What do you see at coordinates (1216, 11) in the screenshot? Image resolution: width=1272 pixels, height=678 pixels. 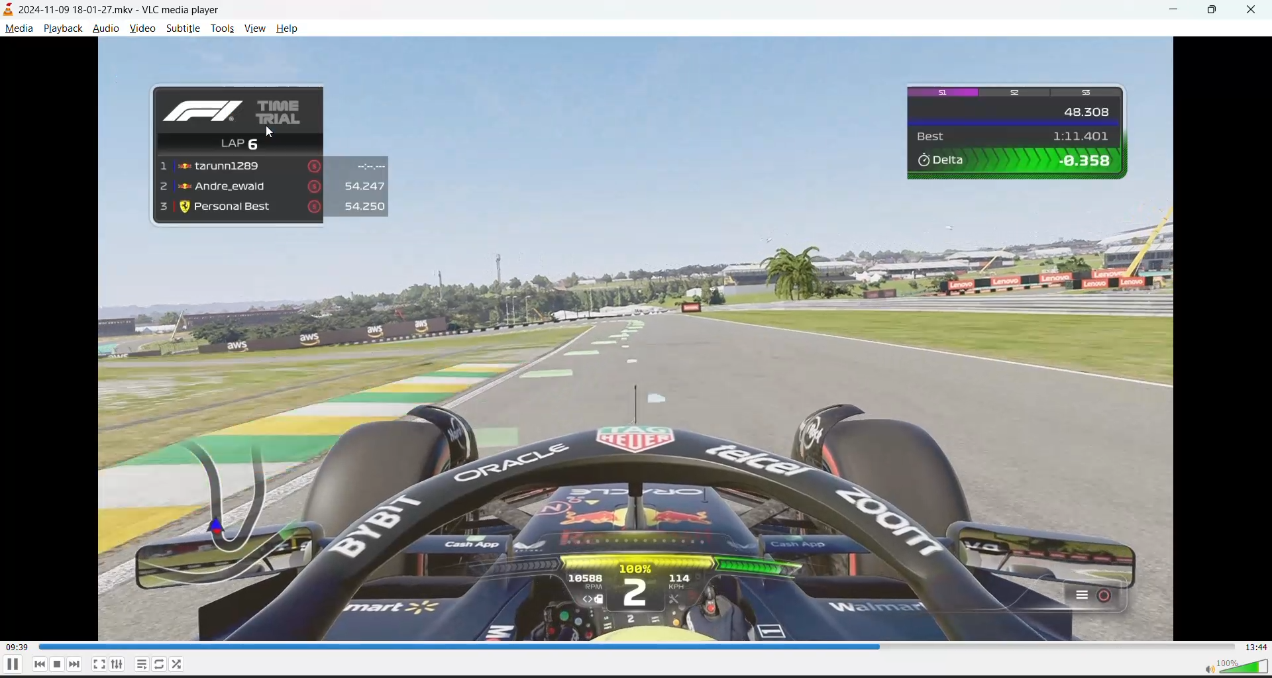 I see `maximize` at bounding box center [1216, 11].